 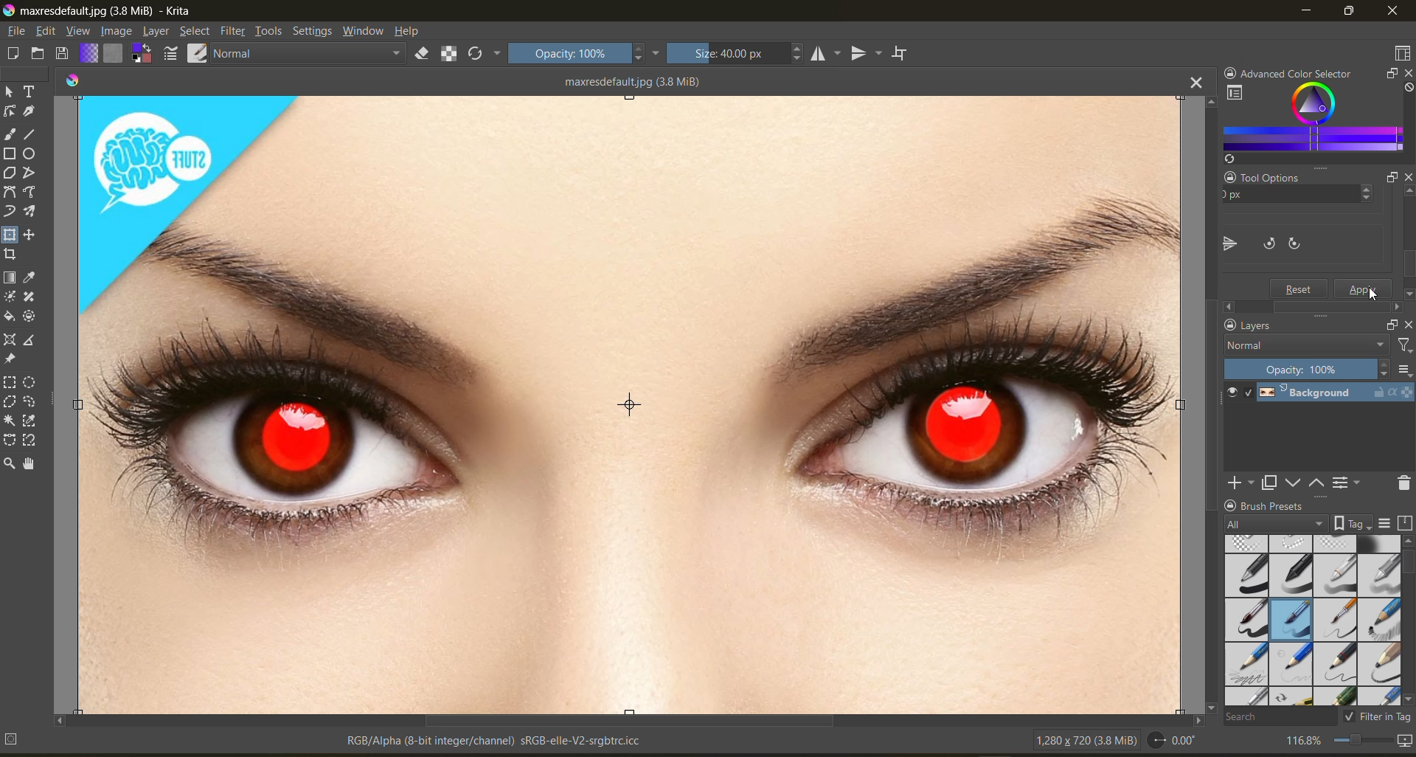 What do you see at coordinates (31, 402) in the screenshot?
I see `tool` at bounding box center [31, 402].